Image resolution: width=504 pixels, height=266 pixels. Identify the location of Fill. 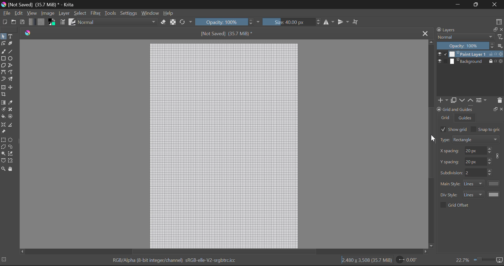
(3, 117).